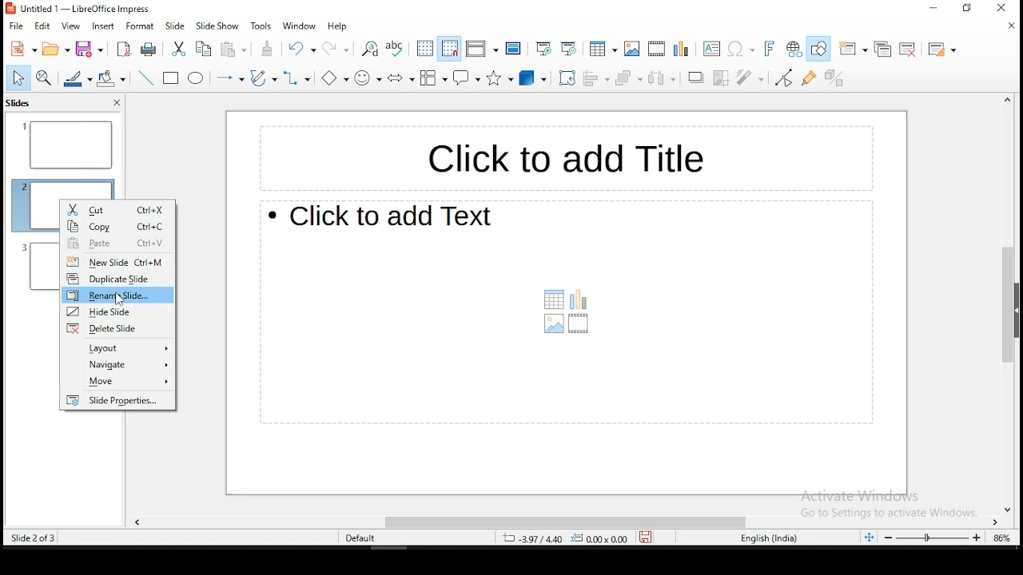  I want to click on layout, so click(117, 347).